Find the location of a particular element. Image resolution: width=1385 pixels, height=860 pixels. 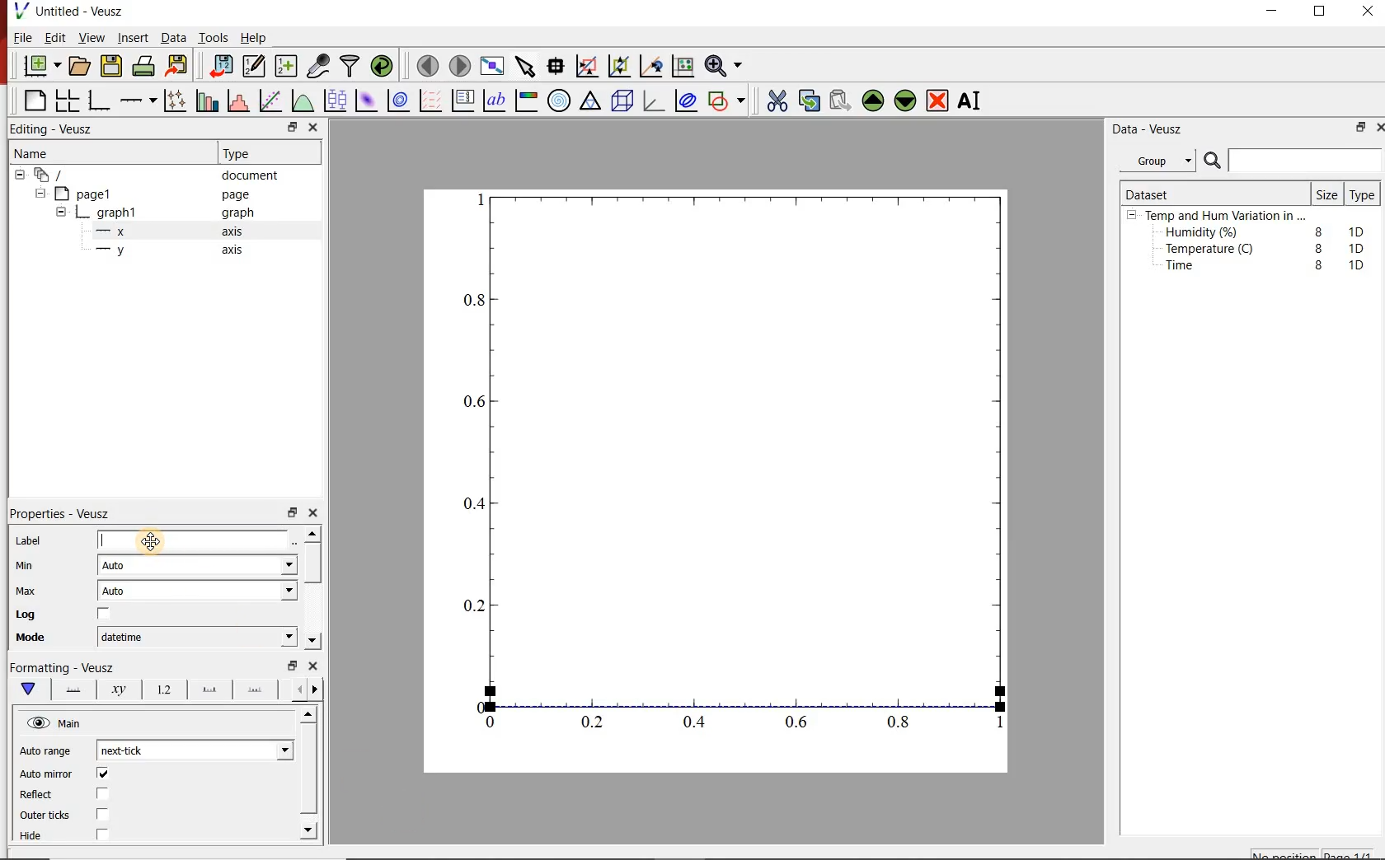

restore down is located at coordinates (282, 127).